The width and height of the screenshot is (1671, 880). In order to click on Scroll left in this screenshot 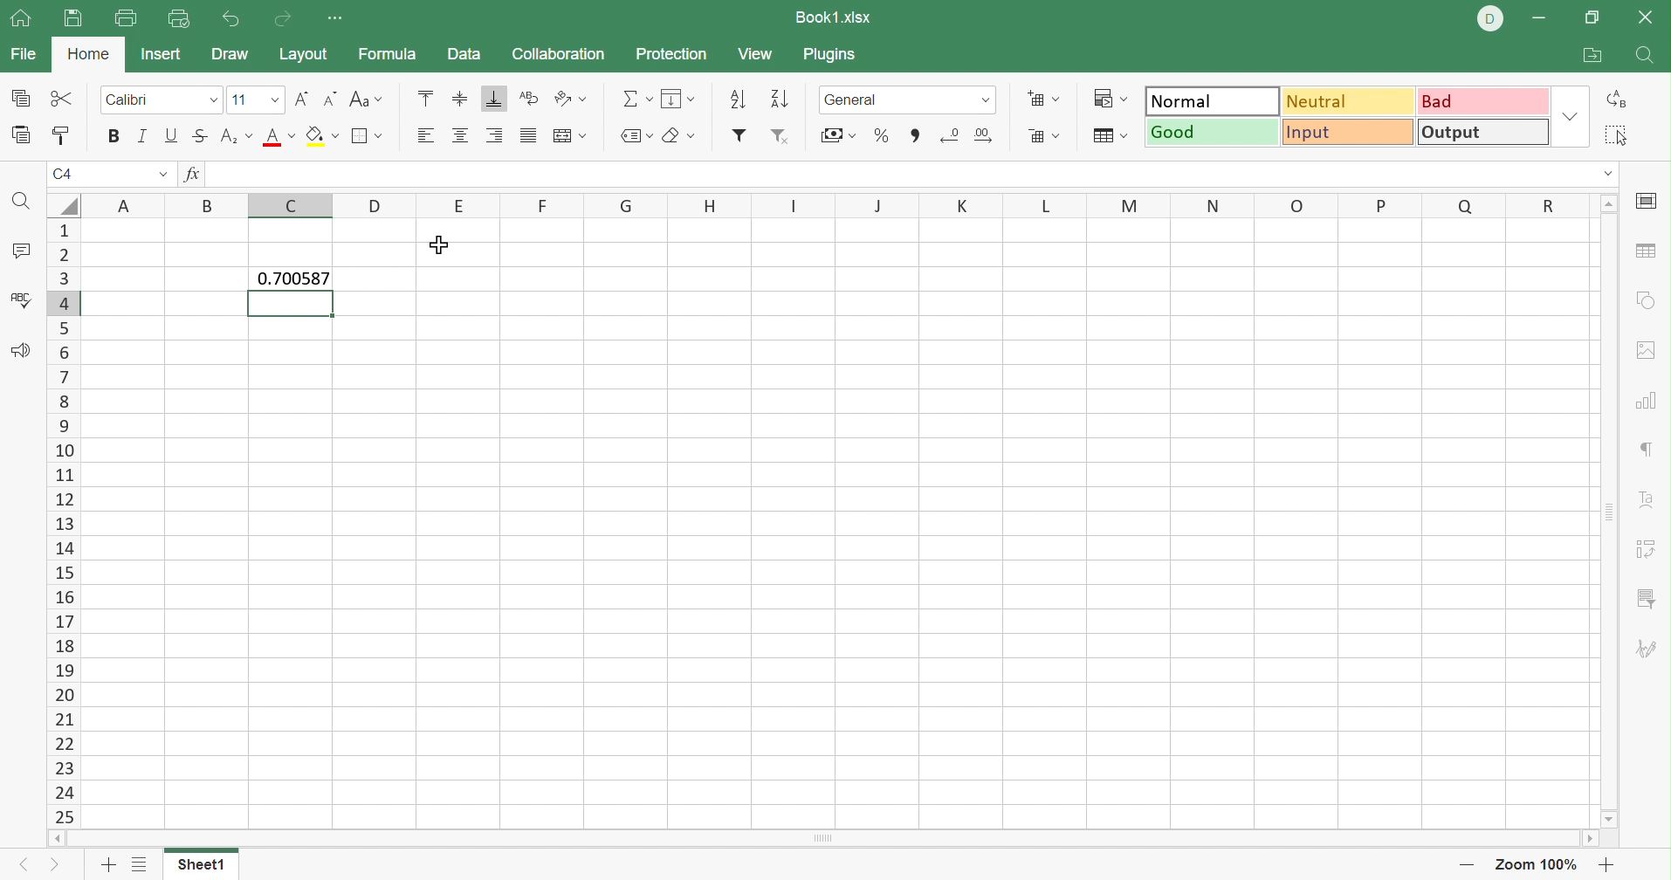, I will do `click(56, 837)`.